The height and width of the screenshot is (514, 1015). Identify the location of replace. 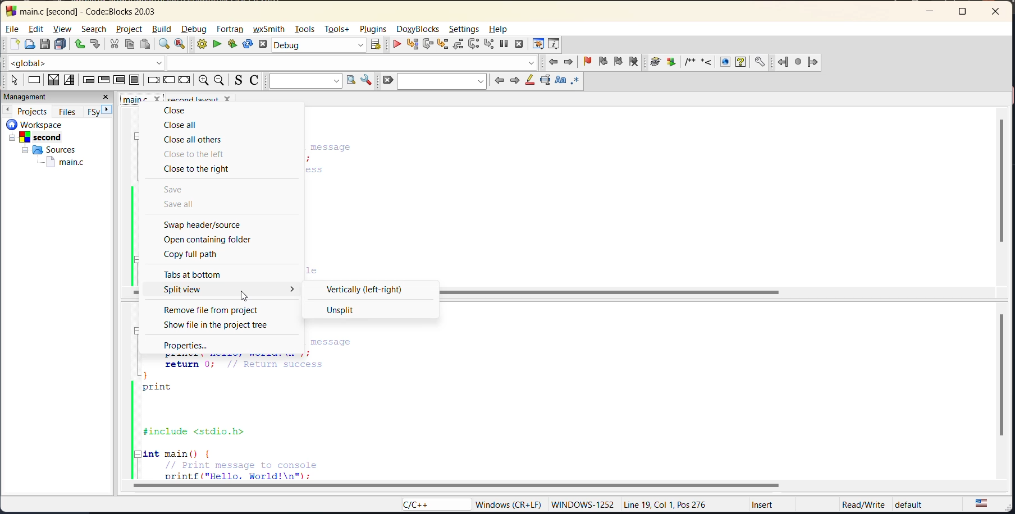
(181, 45).